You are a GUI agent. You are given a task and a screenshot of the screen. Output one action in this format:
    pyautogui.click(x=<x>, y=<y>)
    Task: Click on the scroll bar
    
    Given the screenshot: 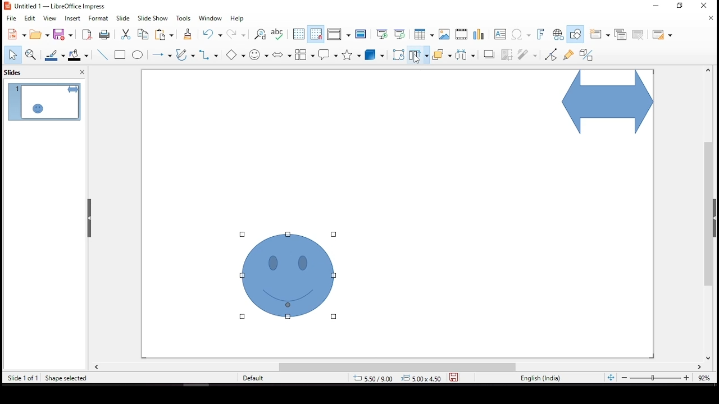 What is the action you would take?
    pyautogui.click(x=397, y=367)
    